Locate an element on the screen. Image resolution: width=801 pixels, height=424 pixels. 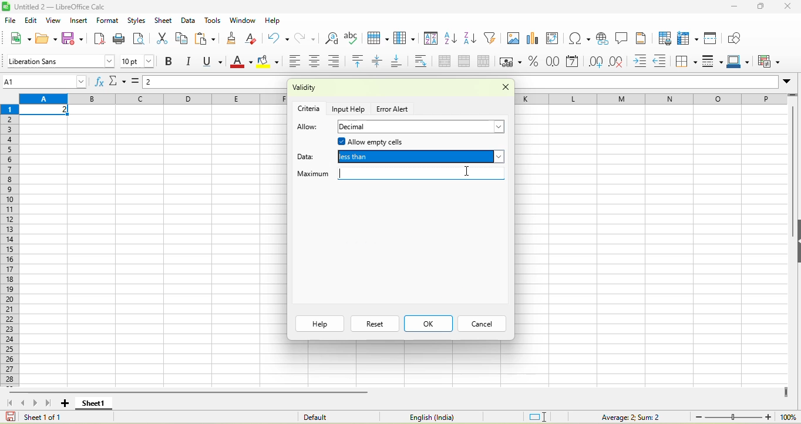
ok is located at coordinates (428, 324).